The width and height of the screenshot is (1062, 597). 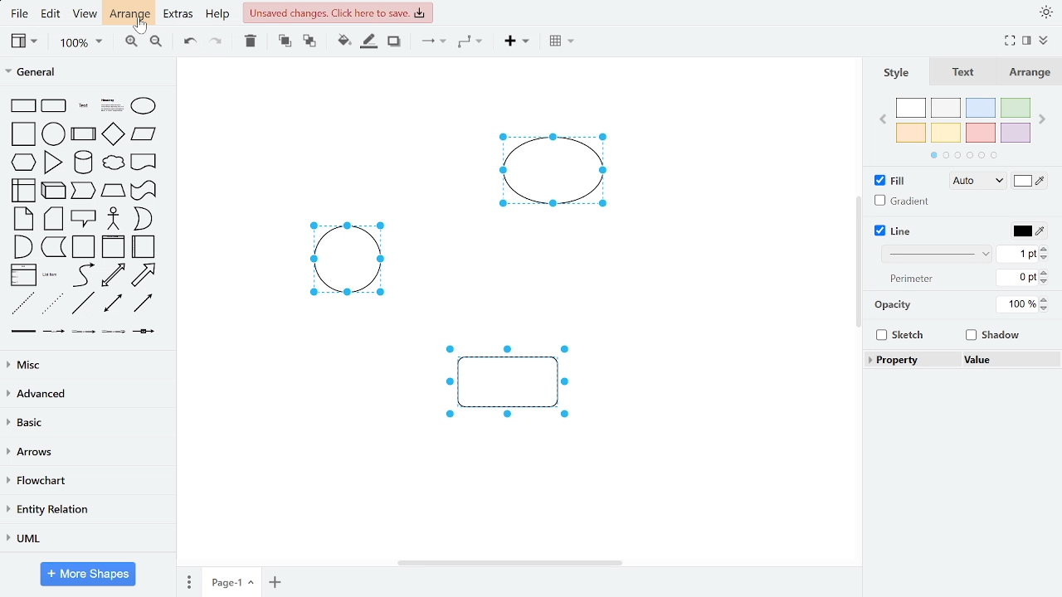 What do you see at coordinates (144, 304) in the screenshot?
I see `directional connector` at bounding box center [144, 304].